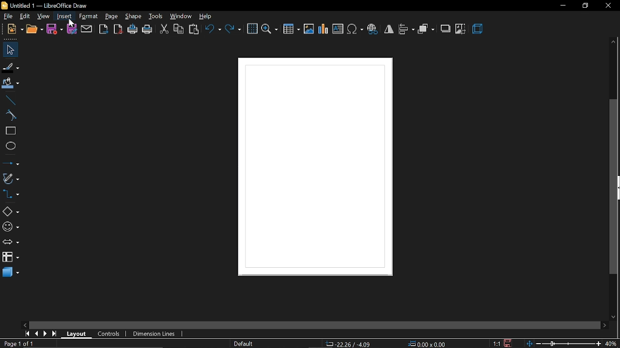  I want to click on insert, so click(64, 17).